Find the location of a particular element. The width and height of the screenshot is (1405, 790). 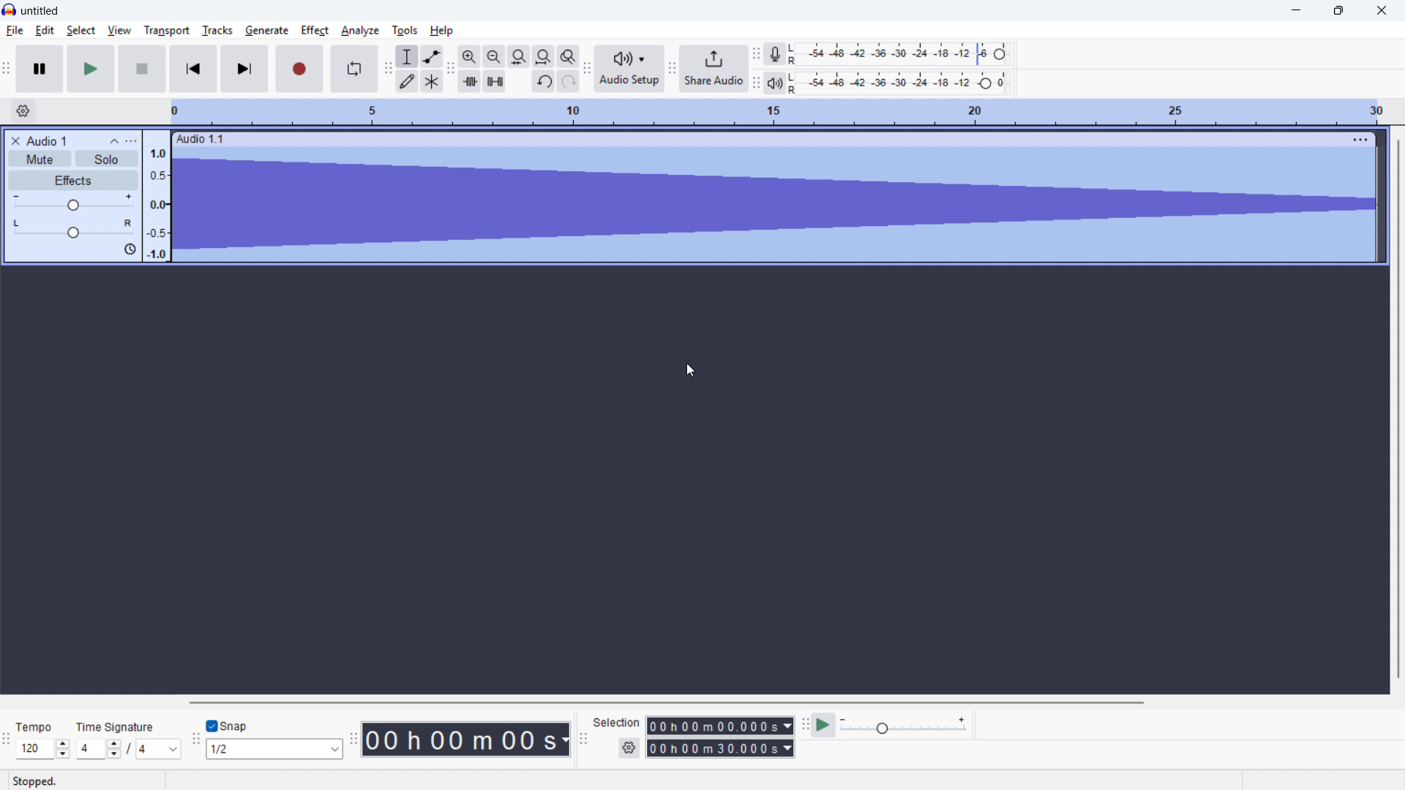

cursor is located at coordinates (691, 370).